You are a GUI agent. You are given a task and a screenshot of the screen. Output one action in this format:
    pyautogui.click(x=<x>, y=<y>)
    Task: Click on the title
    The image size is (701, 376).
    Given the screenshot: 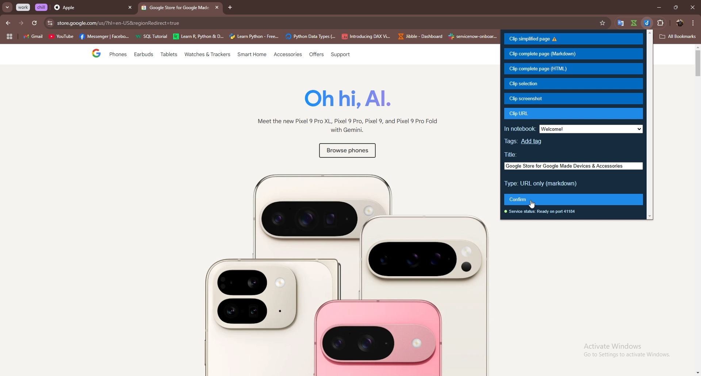 What is the action you would take?
    pyautogui.click(x=512, y=154)
    